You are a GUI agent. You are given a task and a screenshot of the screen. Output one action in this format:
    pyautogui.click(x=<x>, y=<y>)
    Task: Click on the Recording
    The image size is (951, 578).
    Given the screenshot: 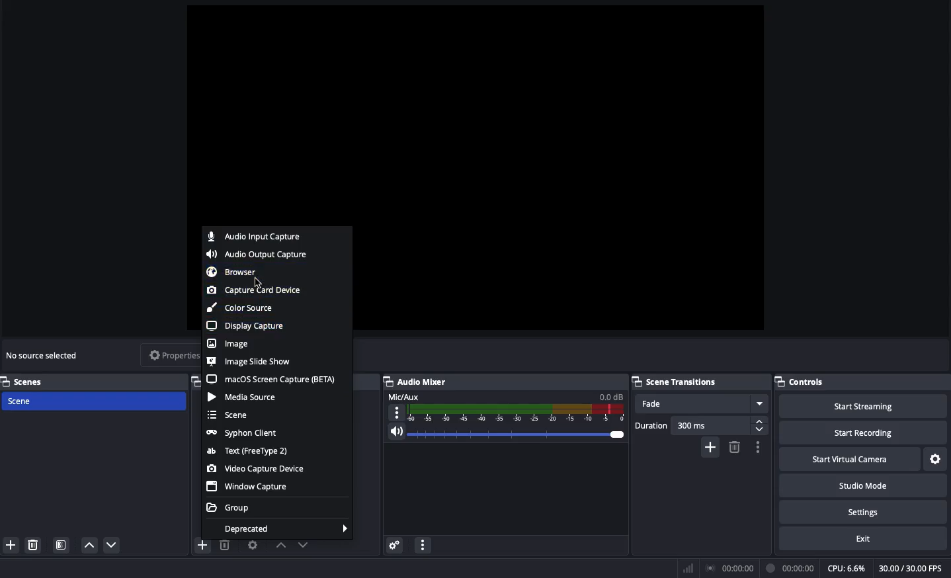 What is the action you would take?
    pyautogui.click(x=789, y=568)
    